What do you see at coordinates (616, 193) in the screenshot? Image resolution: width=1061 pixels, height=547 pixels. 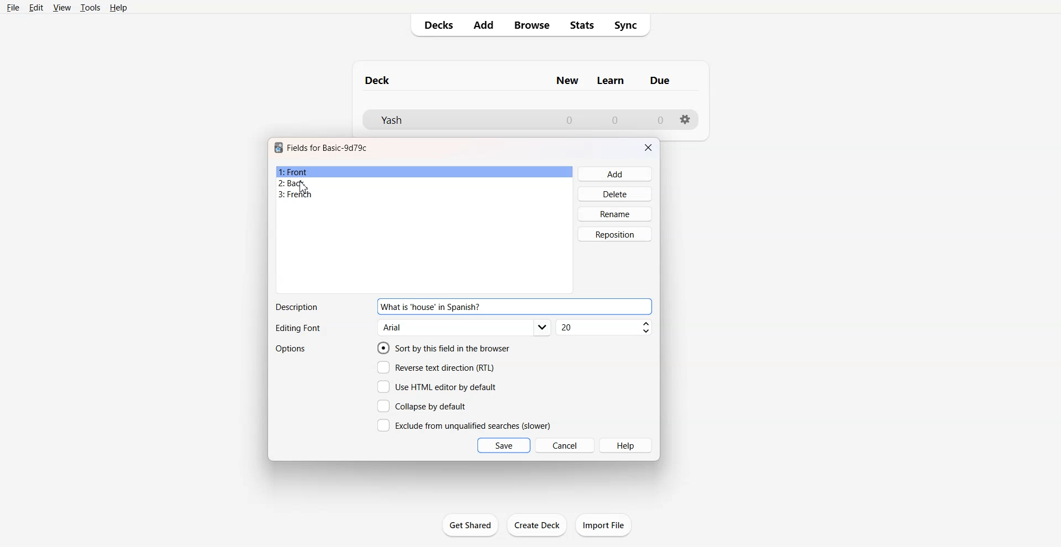 I see `Delete` at bounding box center [616, 193].